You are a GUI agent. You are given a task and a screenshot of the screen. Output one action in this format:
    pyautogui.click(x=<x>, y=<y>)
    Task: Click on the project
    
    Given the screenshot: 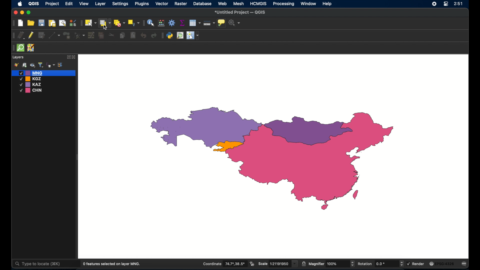 What is the action you would take?
    pyautogui.click(x=52, y=4)
    